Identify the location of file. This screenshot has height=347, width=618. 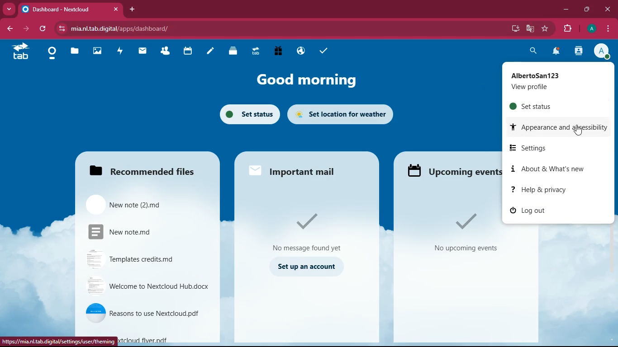
(138, 232).